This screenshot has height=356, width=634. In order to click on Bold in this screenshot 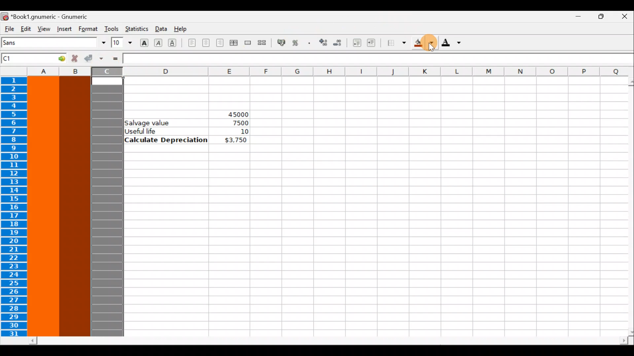, I will do `click(144, 42)`.